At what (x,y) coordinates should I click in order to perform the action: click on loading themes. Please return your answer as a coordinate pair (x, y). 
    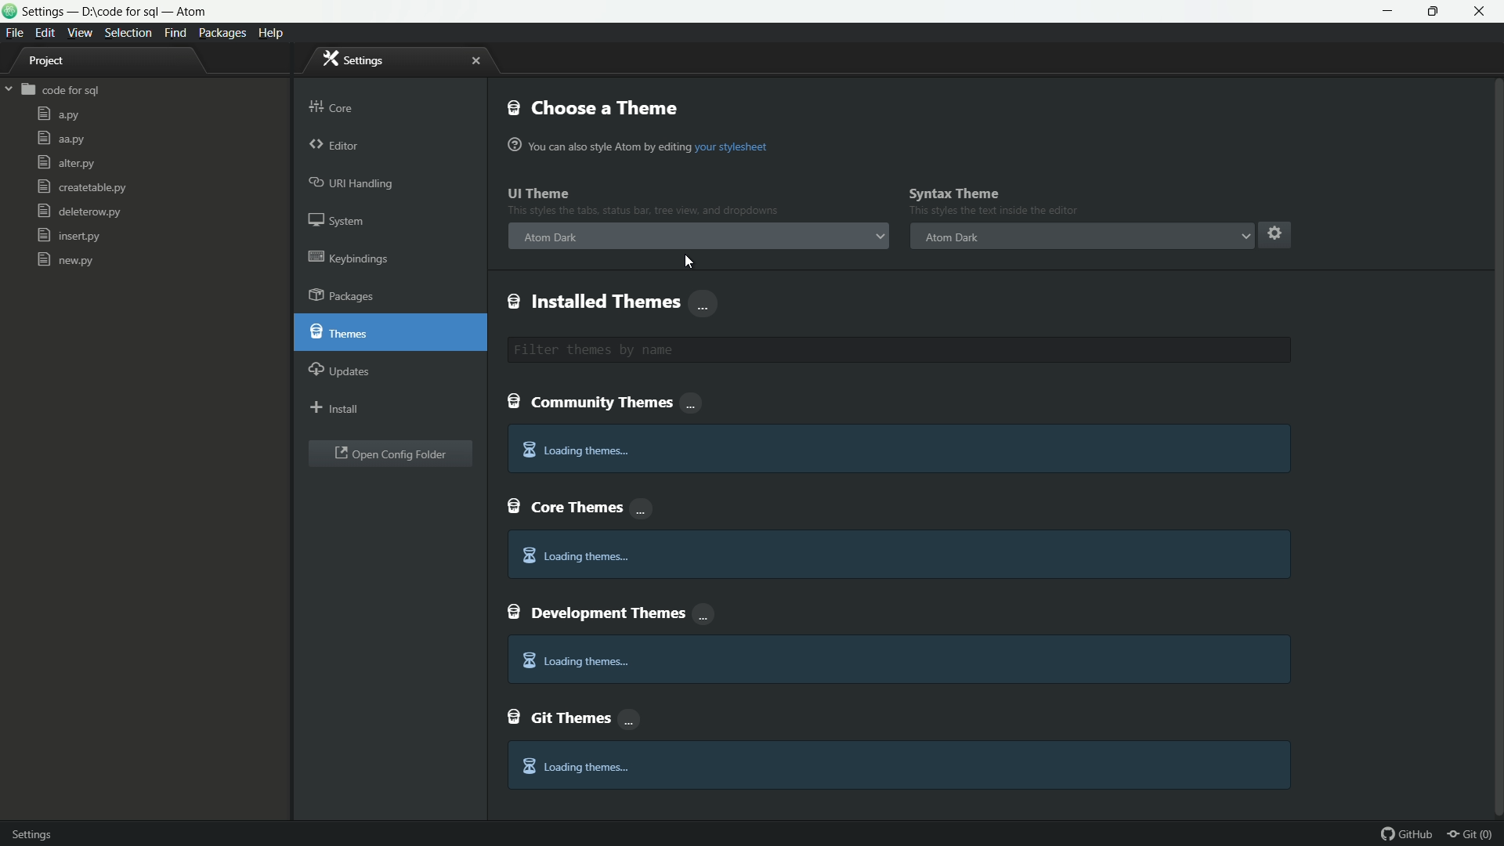
    Looking at the image, I should click on (575, 766).